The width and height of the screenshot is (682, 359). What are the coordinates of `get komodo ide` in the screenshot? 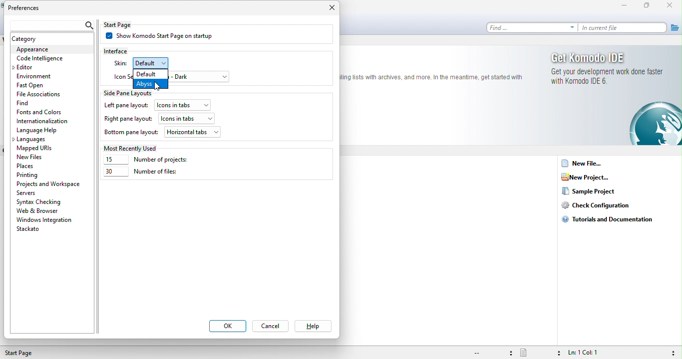 It's located at (609, 57).